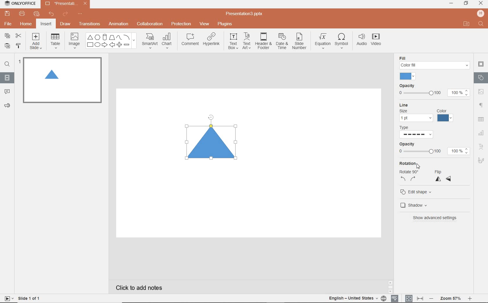  What do you see at coordinates (419, 167) in the screenshot?
I see `mouse pointer` at bounding box center [419, 167].